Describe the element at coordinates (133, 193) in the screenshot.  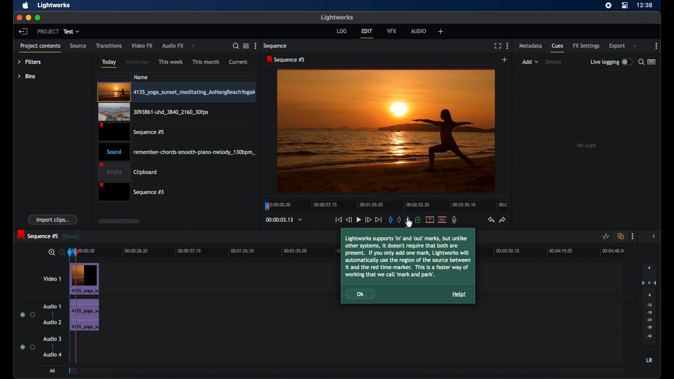
I see `sequence 3` at that location.